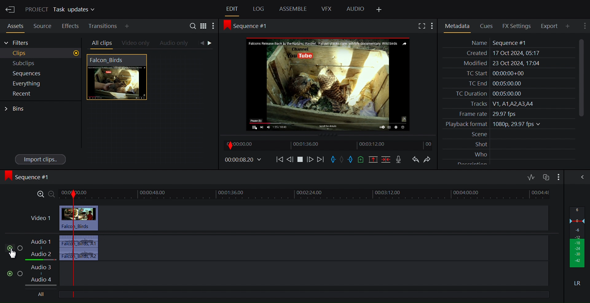  What do you see at coordinates (387, 159) in the screenshot?
I see `Delete/cut` at bounding box center [387, 159].